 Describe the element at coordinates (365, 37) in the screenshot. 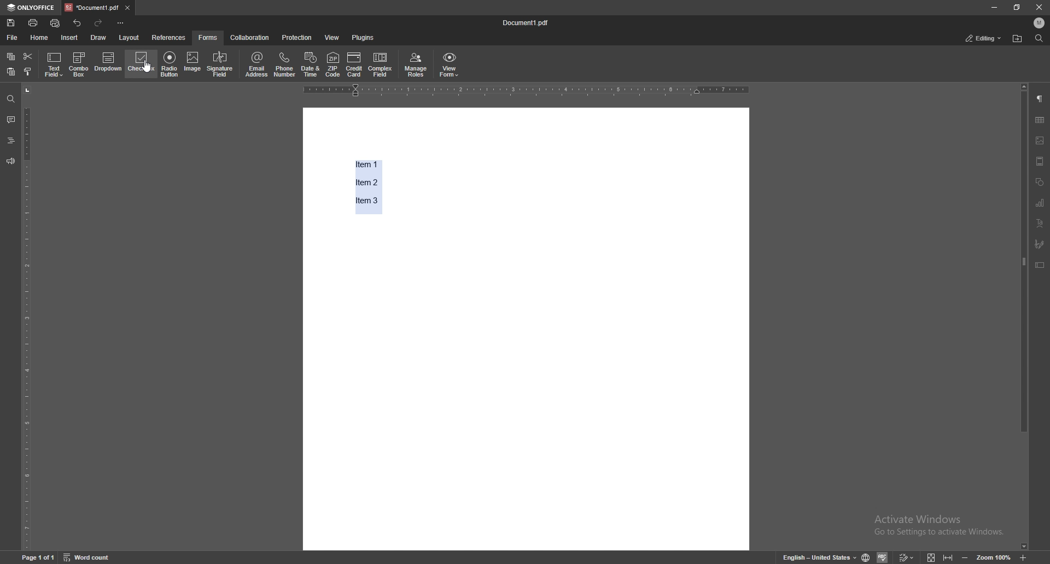

I see `plugins` at that location.